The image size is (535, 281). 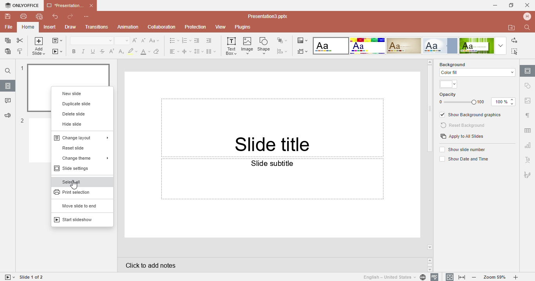 I want to click on Select slide size, so click(x=303, y=51).